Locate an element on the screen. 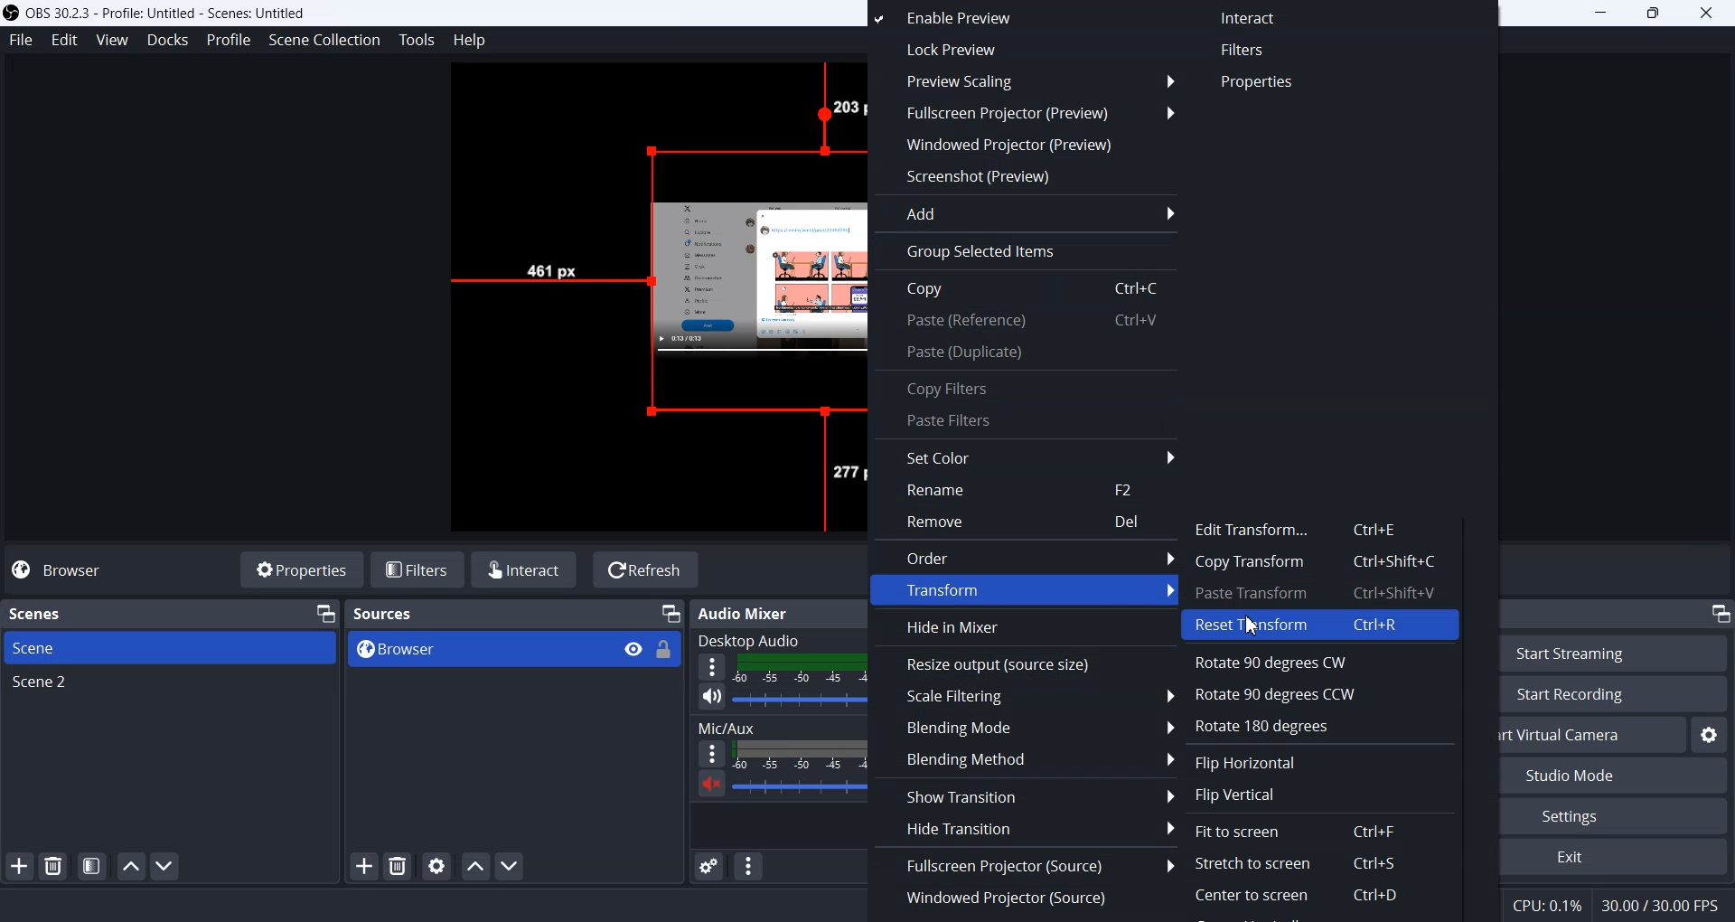 The image size is (1735, 922). Refresh is located at coordinates (644, 570).